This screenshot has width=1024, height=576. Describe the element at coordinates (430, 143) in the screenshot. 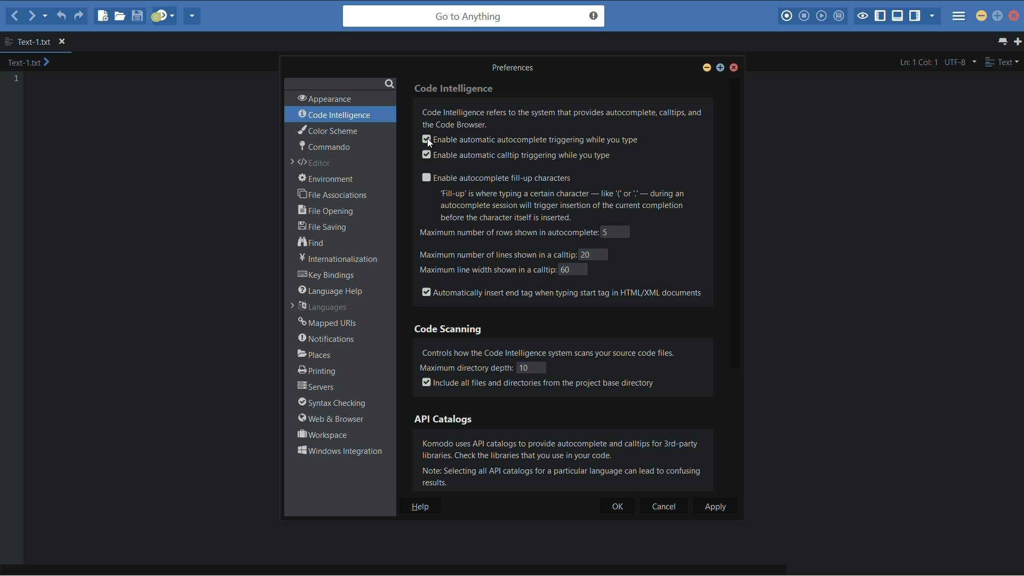

I see `cursor` at that location.